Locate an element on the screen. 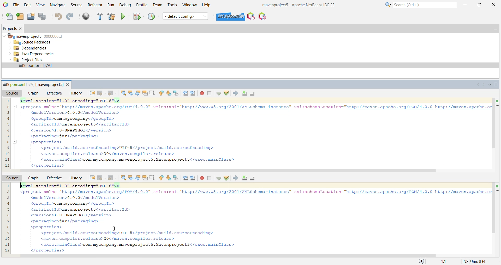  Previous bookmark is located at coordinates (161, 93).